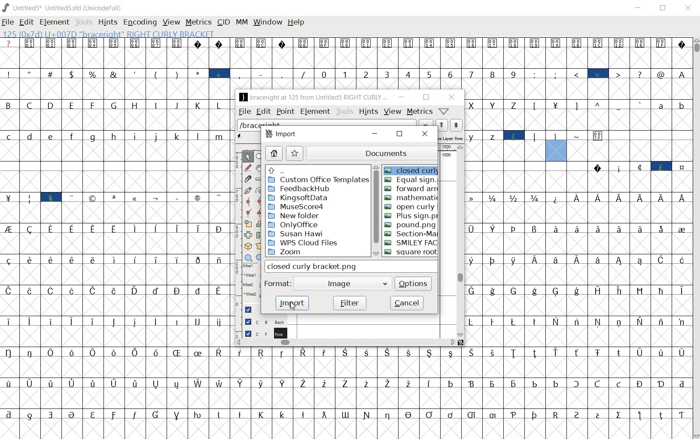  What do you see at coordinates (461, 64) in the screenshot?
I see `glyph characters` at bounding box center [461, 64].